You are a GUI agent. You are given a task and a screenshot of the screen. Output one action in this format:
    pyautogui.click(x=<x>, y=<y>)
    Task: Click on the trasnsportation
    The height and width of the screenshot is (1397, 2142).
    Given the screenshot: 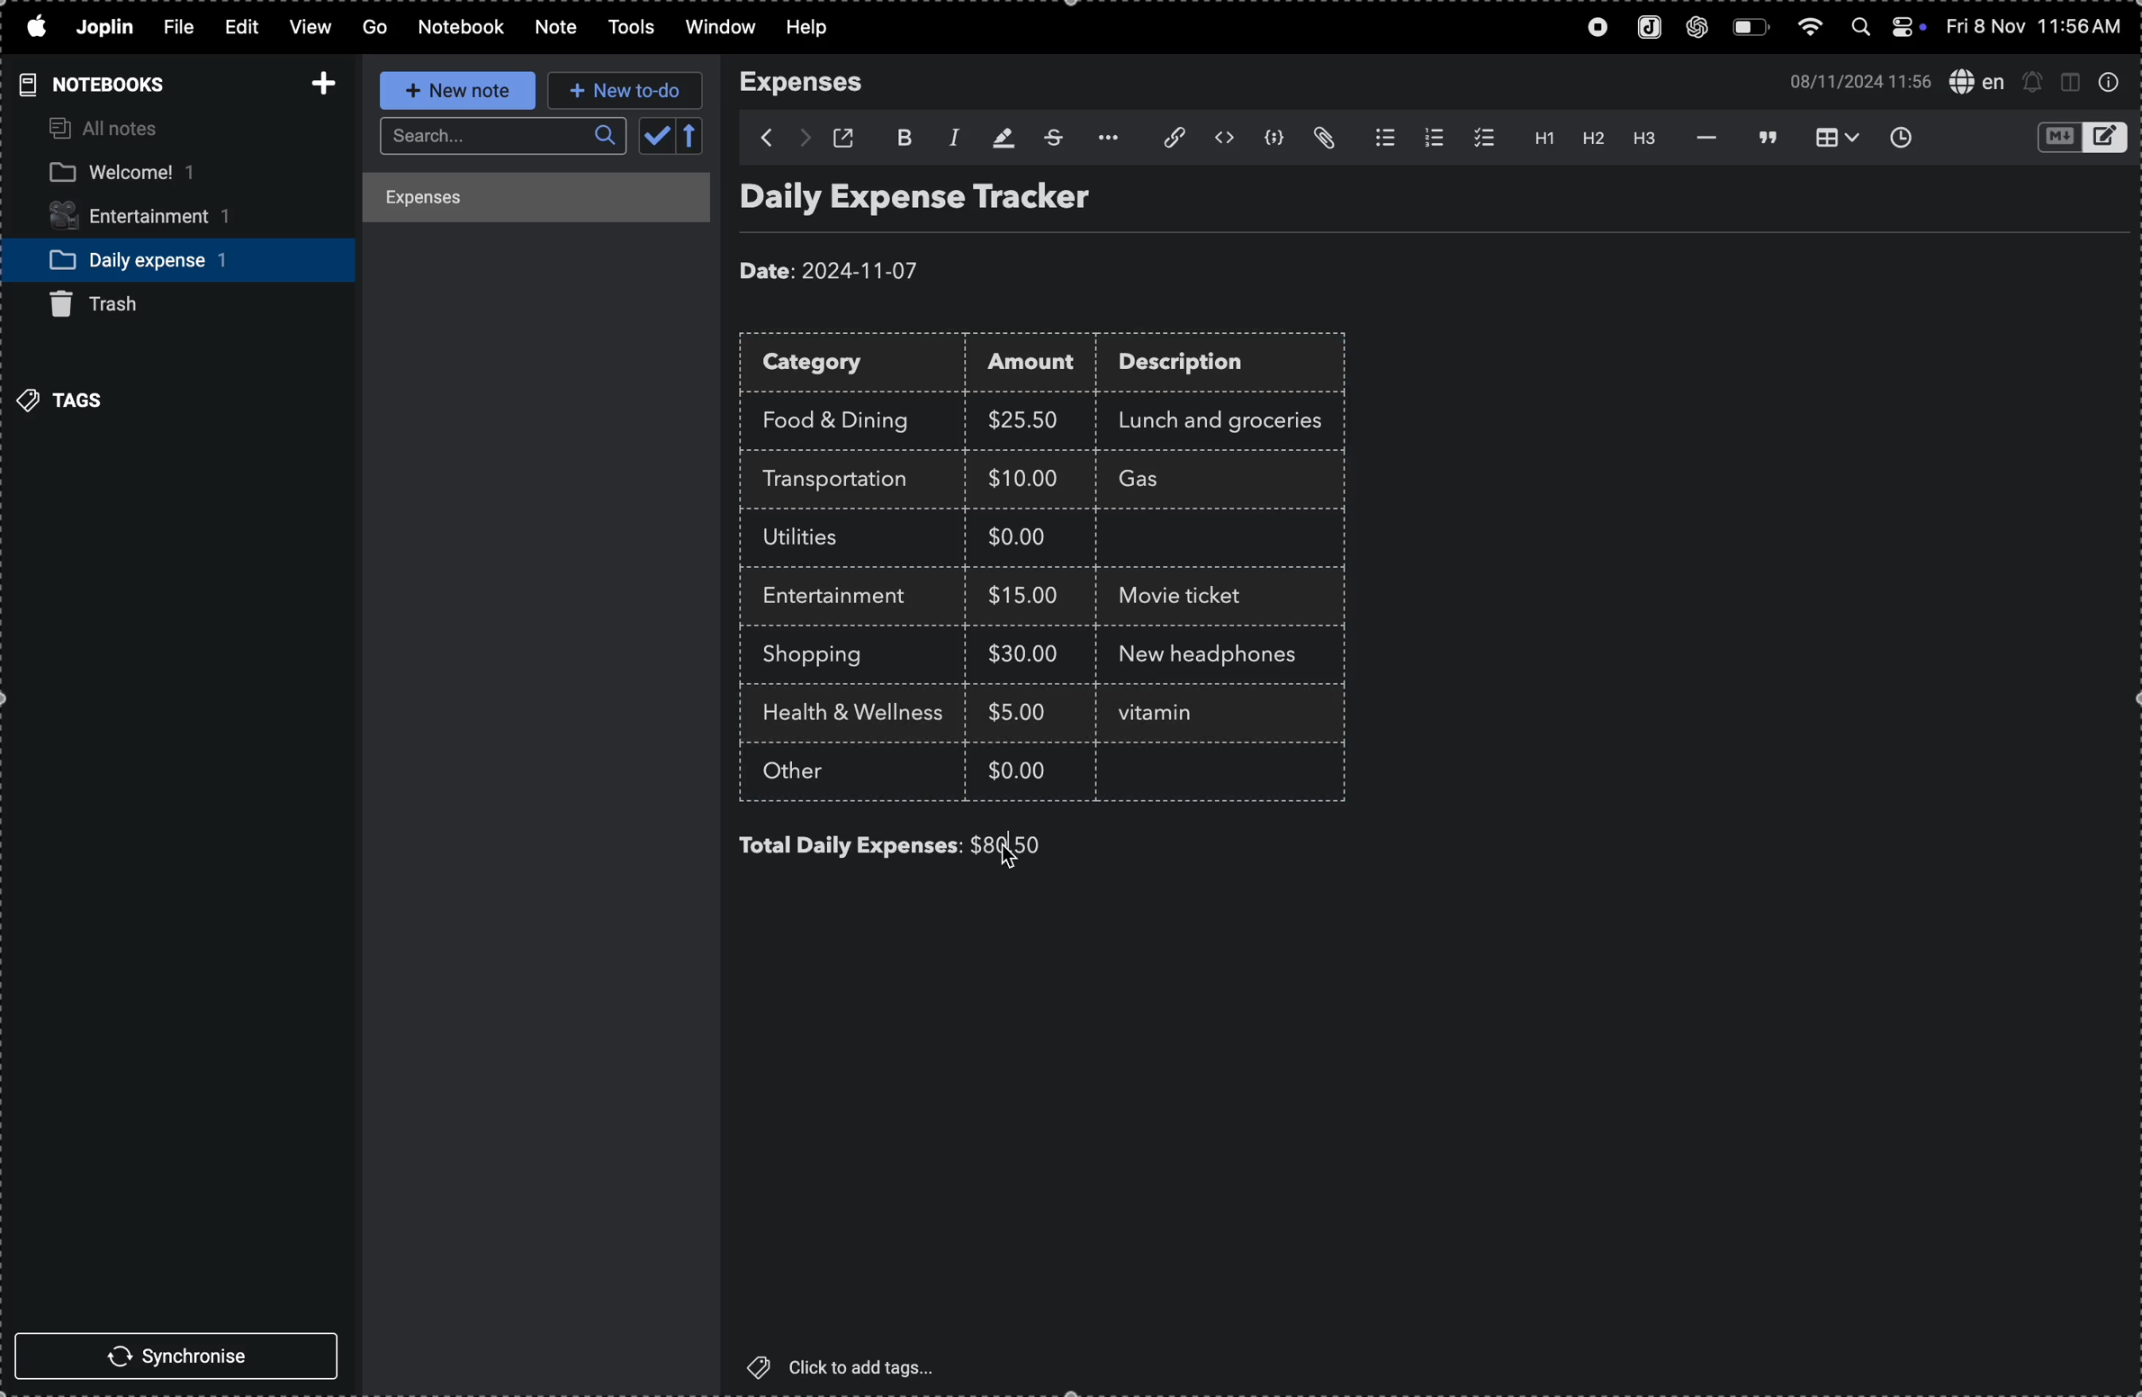 What is the action you would take?
    pyautogui.click(x=845, y=480)
    